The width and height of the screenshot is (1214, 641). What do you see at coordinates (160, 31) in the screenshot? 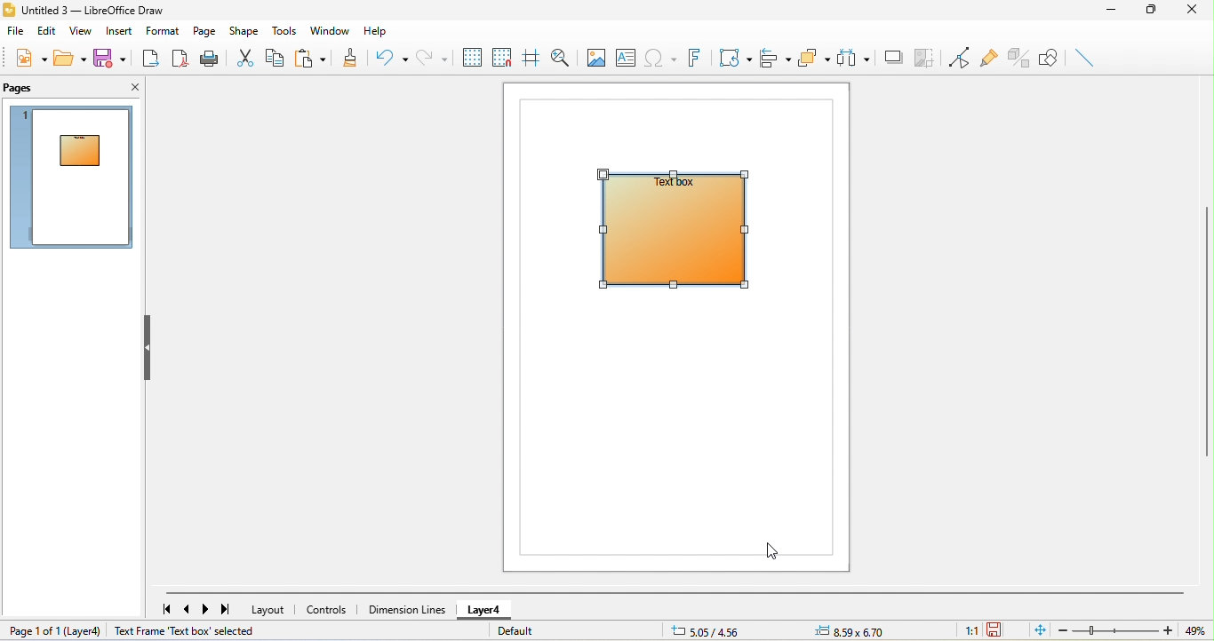
I see `format` at bounding box center [160, 31].